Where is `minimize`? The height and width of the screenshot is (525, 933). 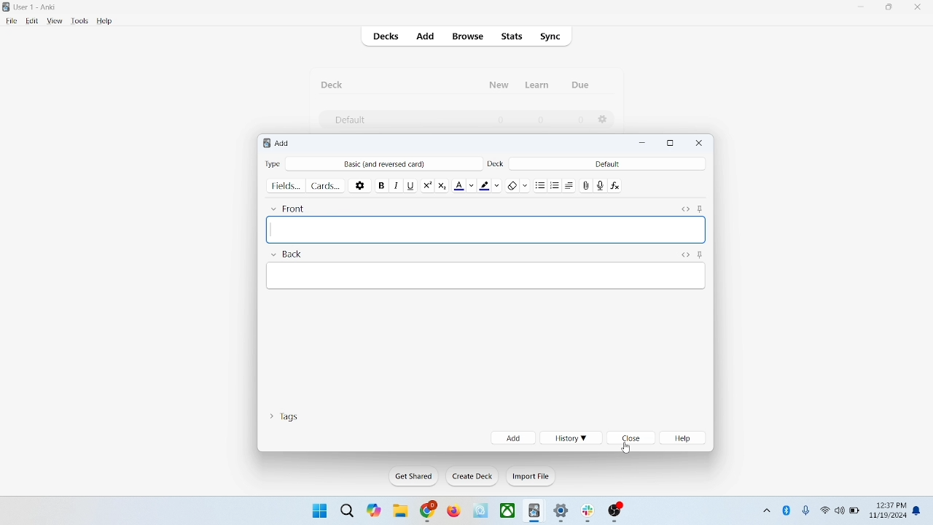 minimize is located at coordinates (862, 7).